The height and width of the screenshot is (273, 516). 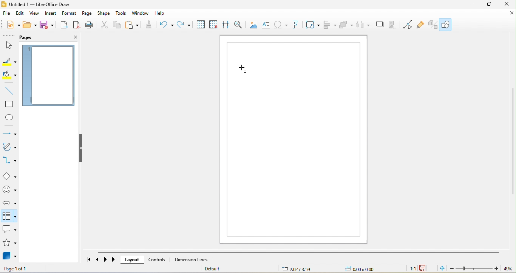 What do you see at coordinates (507, 6) in the screenshot?
I see `close` at bounding box center [507, 6].